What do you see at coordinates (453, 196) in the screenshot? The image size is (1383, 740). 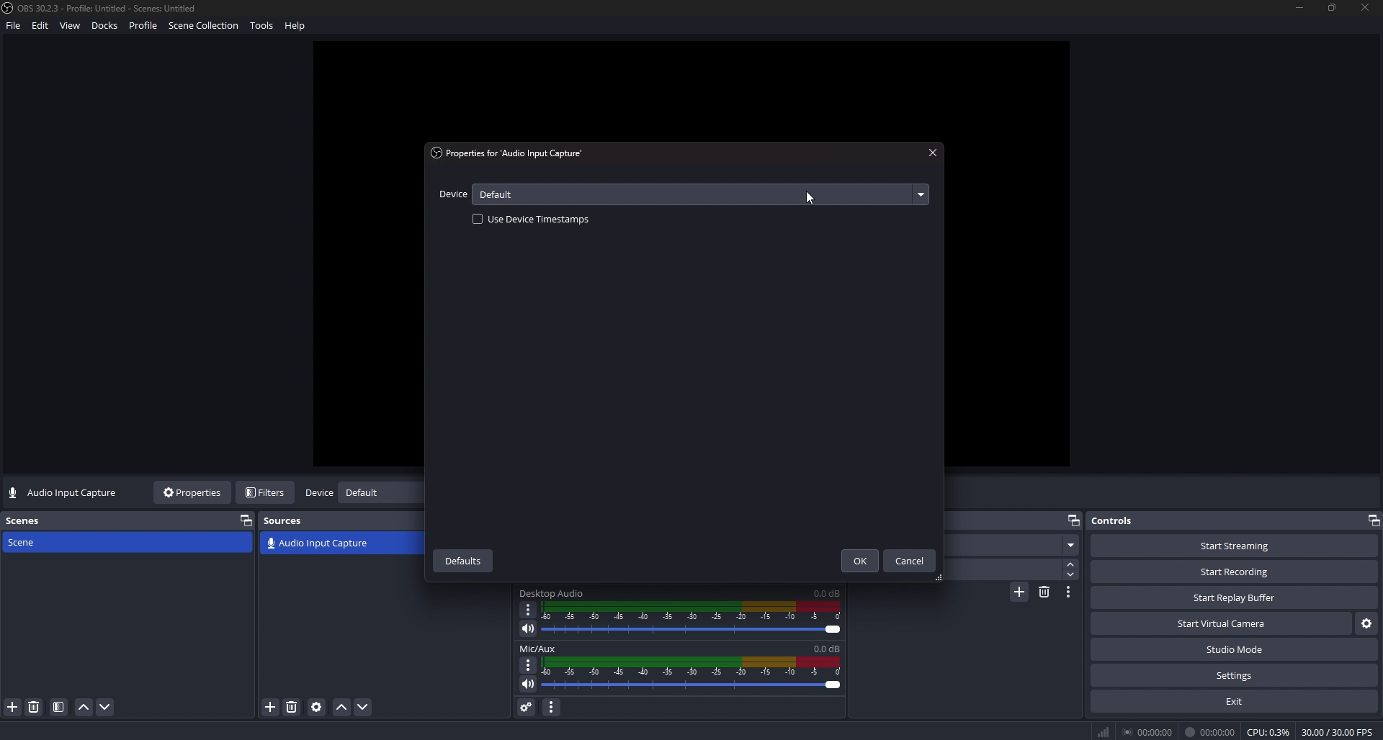 I see `device` at bounding box center [453, 196].